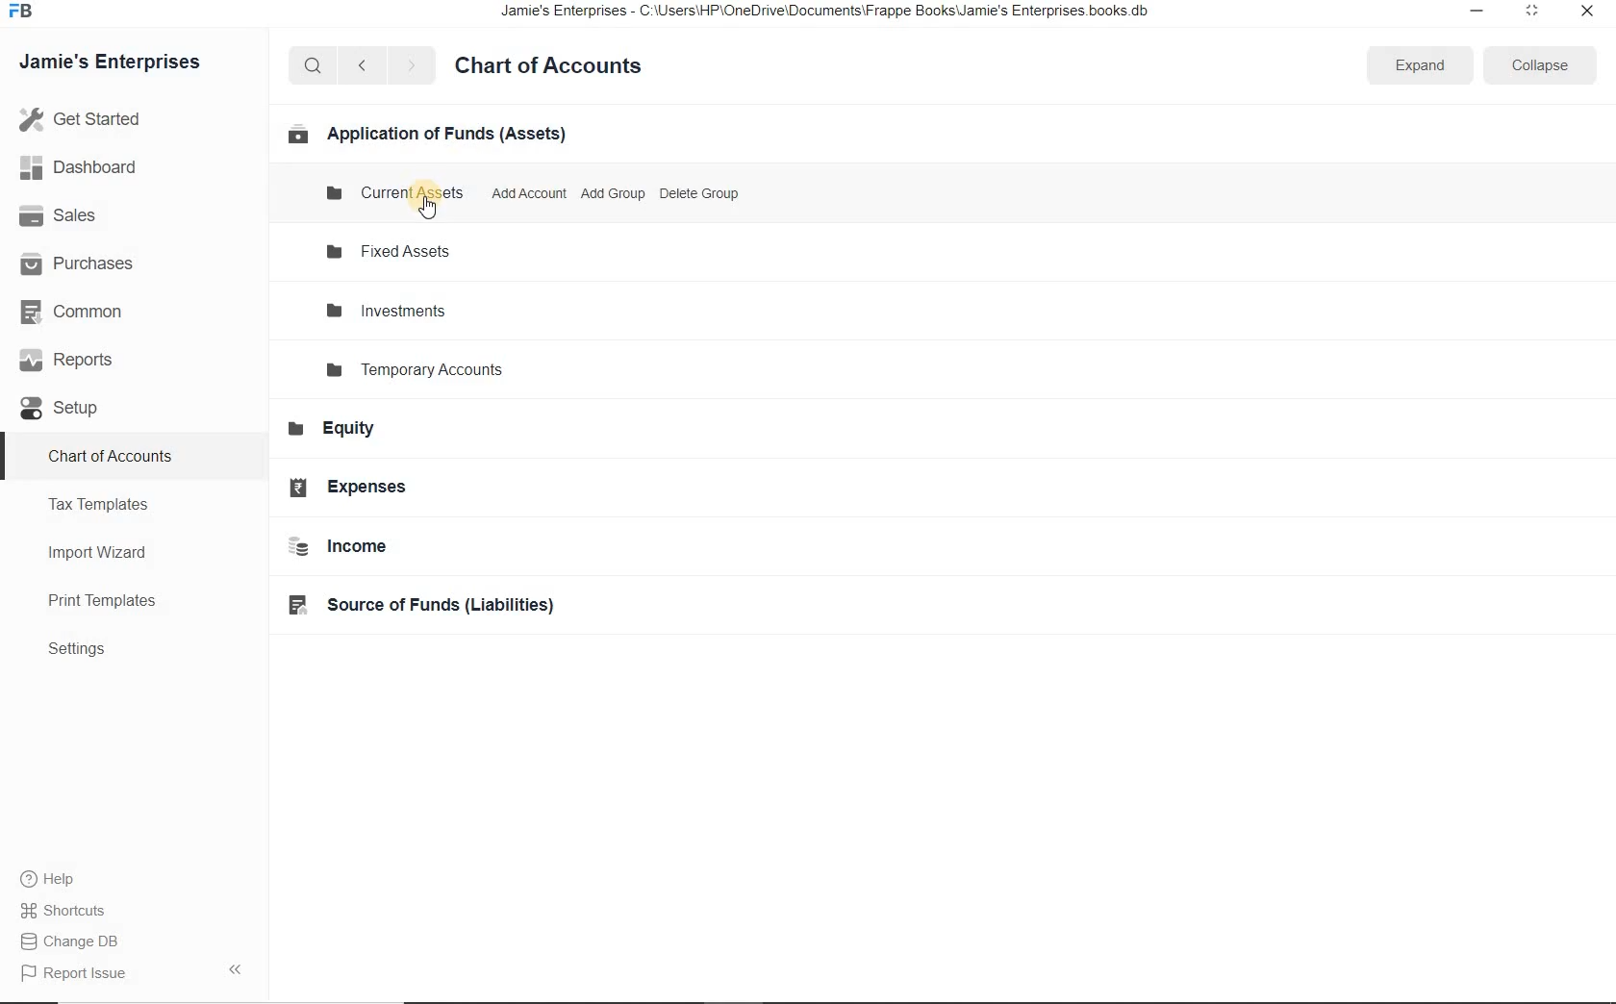 The image size is (1616, 1004). What do you see at coordinates (107, 551) in the screenshot?
I see `Import Wizard` at bounding box center [107, 551].